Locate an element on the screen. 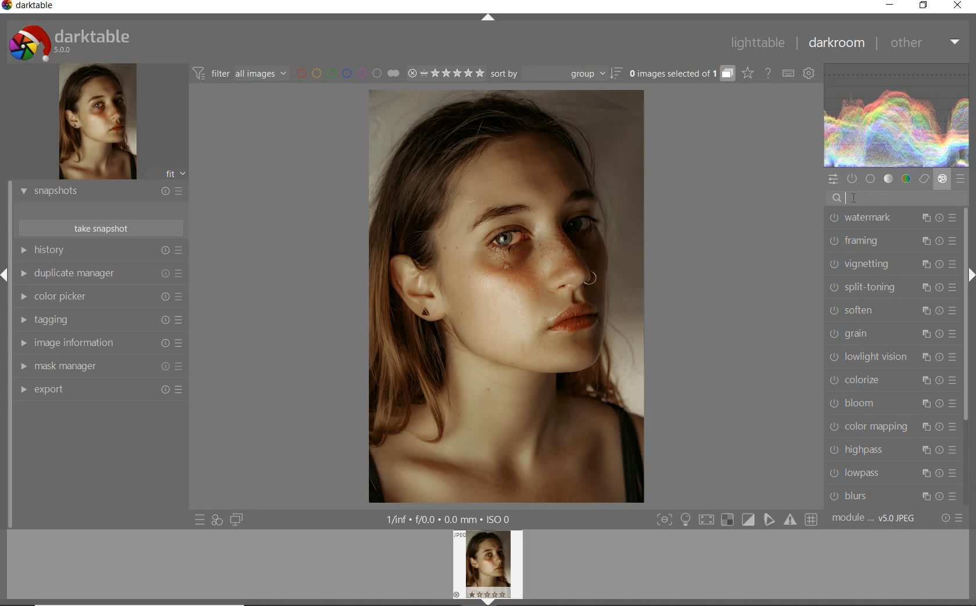 Image resolution: width=976 pixels, height=606 pixels. color picker is located at coordinates (100, 297).